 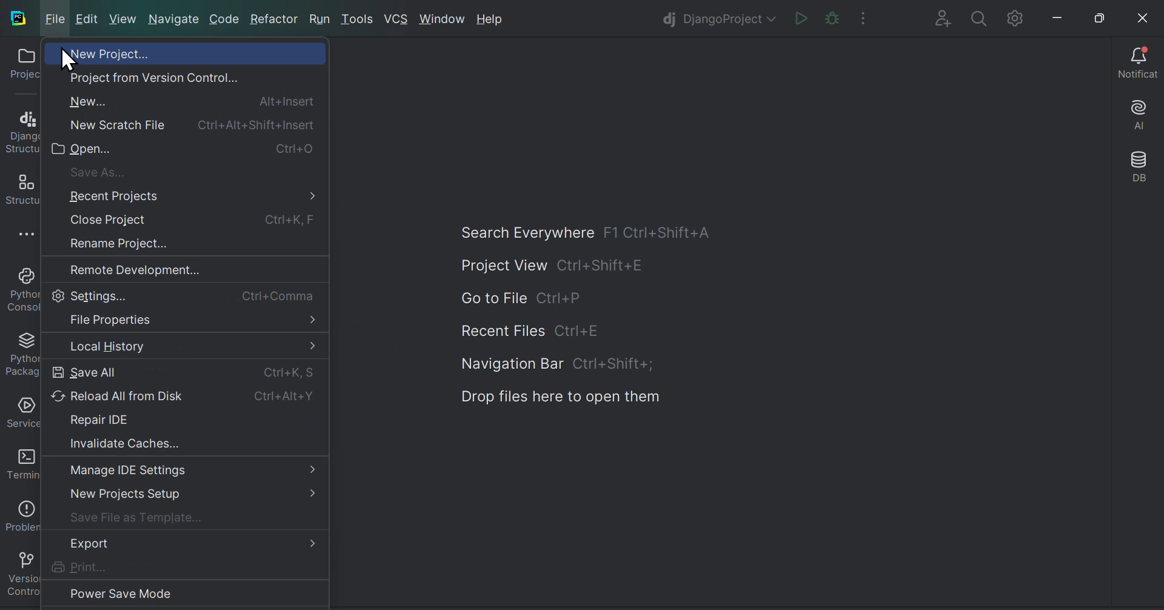 What do you see at coordinates (143, 269) in the screenshot?
I see `Remote development` at bounding box center [143, 269].